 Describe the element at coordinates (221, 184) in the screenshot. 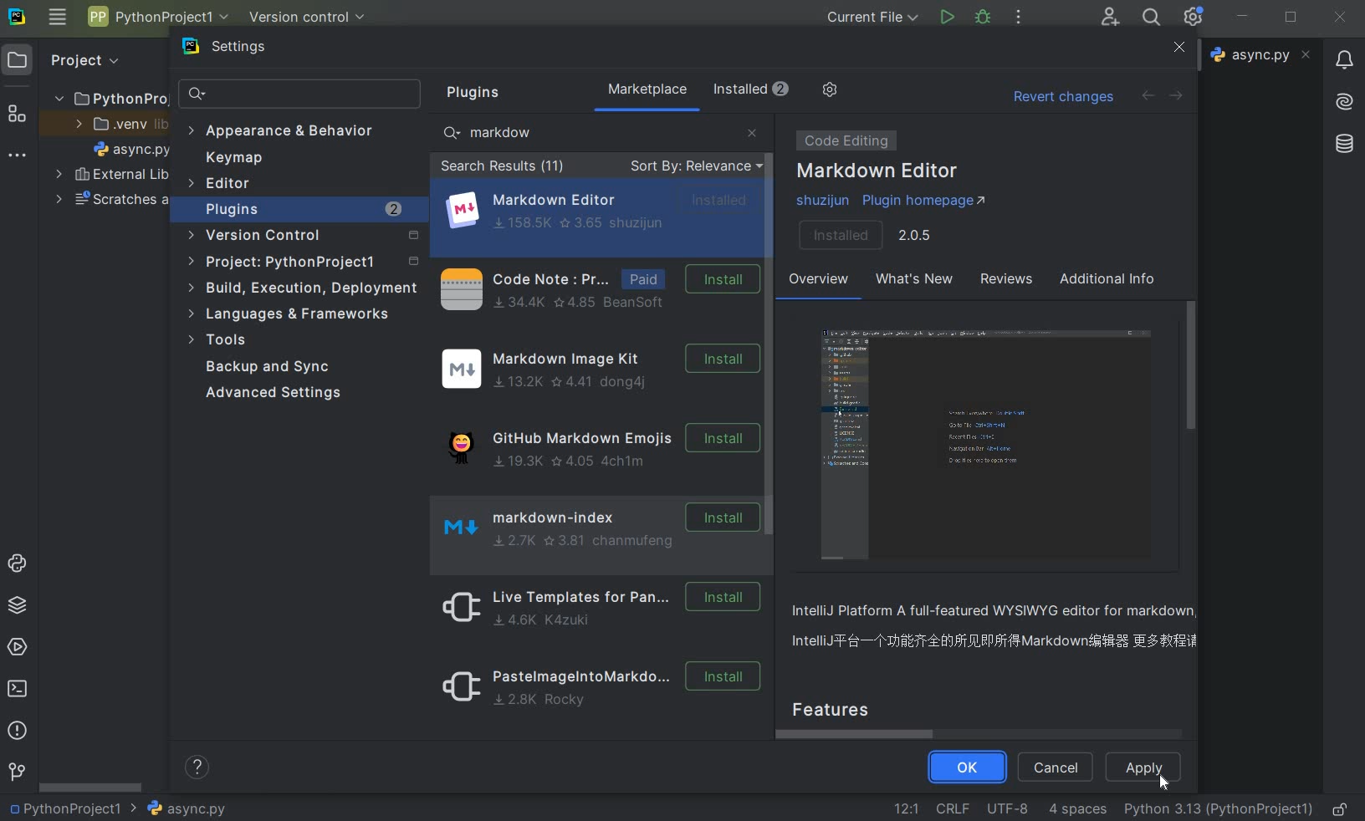

I see `Editor` at that location.